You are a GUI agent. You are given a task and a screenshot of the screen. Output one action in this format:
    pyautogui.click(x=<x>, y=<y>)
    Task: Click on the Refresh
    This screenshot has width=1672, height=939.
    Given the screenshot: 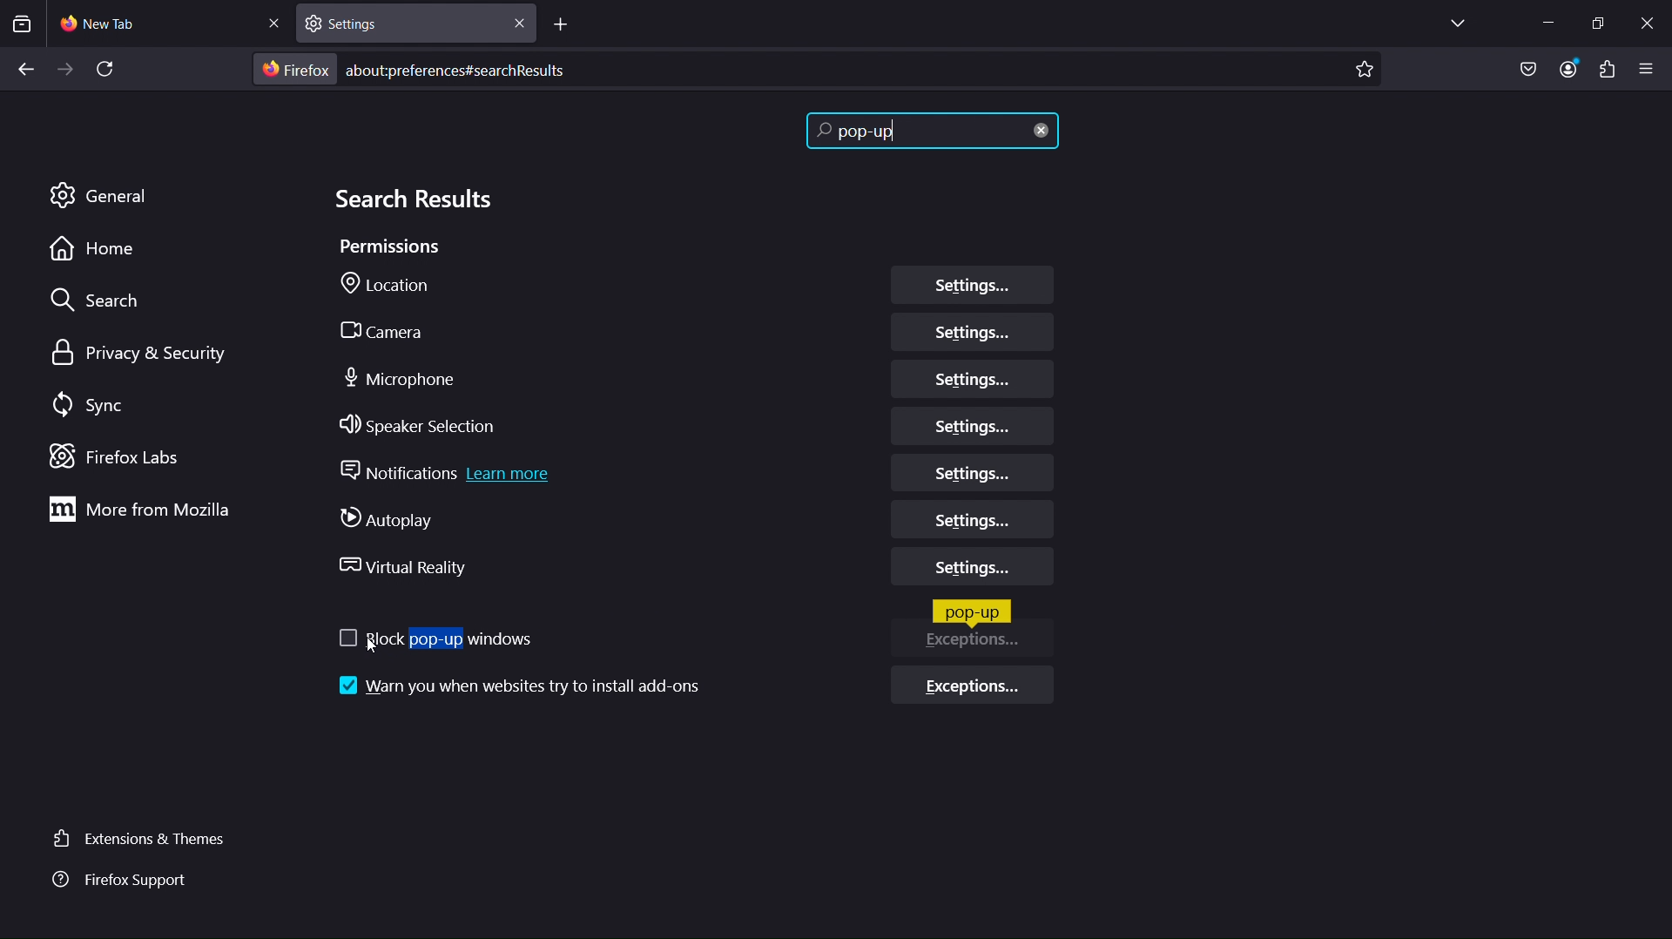 What is the action you would take?
    pyautogui.click(x=112, y=71)
    